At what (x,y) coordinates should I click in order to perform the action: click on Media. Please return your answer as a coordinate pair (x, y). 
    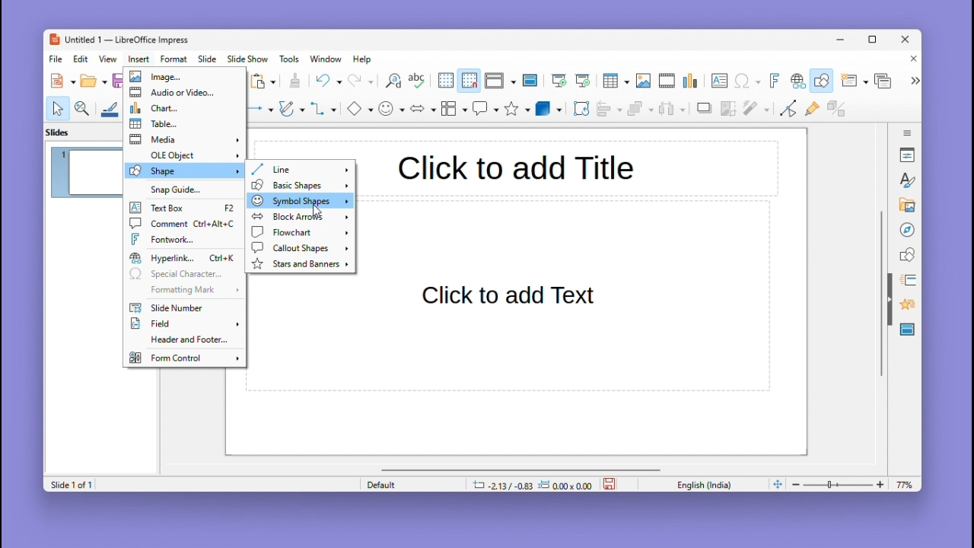
    Looking at the image, I should click on (184, 139).